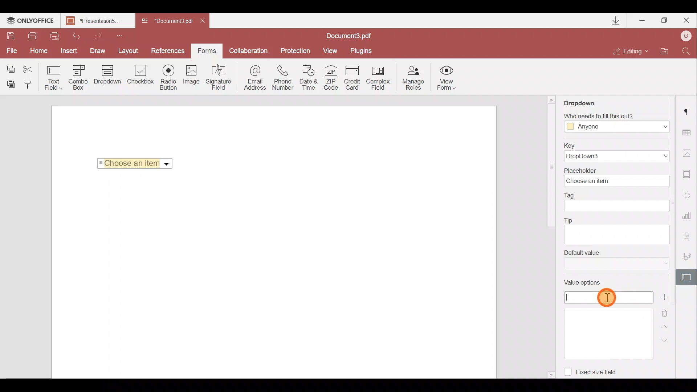 The height and width of the screenshot is (392, 697). Describe the element at coordinates (666, 311) in the screenshot. I see `Remove` at that location.